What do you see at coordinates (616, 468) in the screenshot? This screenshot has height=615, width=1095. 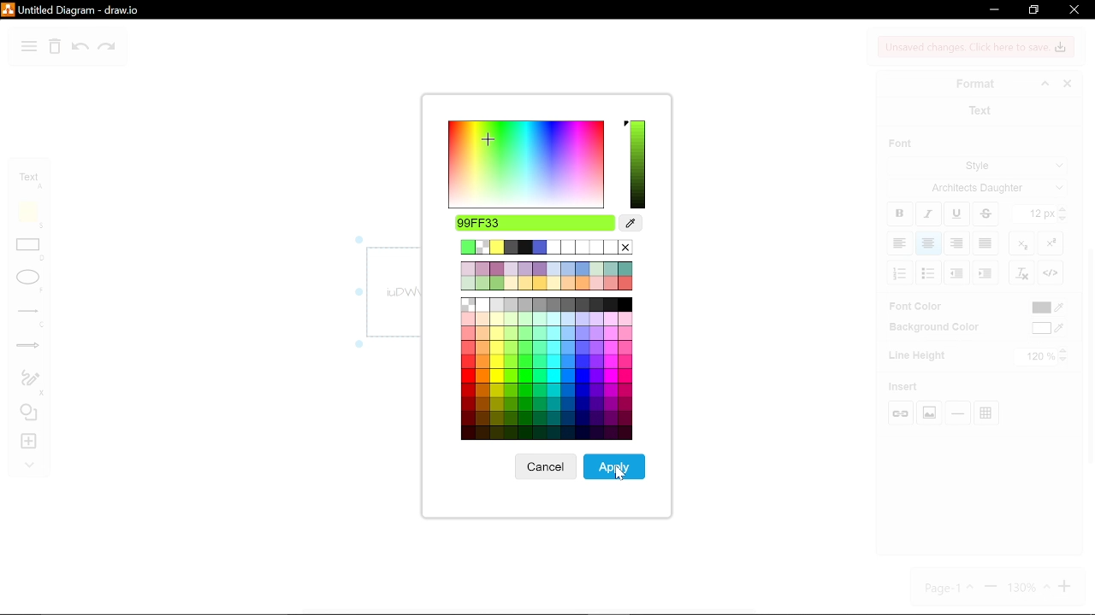 I see `apply` at bounding box center [616, 468].